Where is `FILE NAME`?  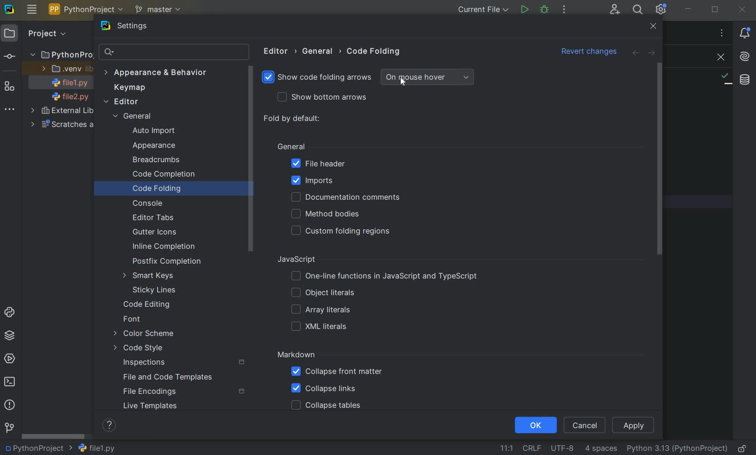 FILE NAME is located at coordinates (96, 448).